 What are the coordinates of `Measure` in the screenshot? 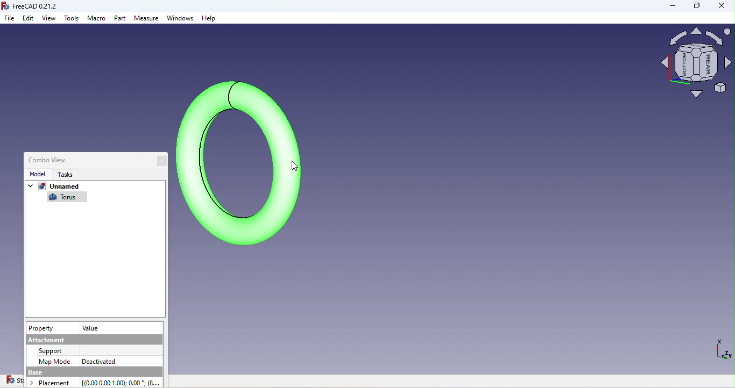 It's located at (147, 19).